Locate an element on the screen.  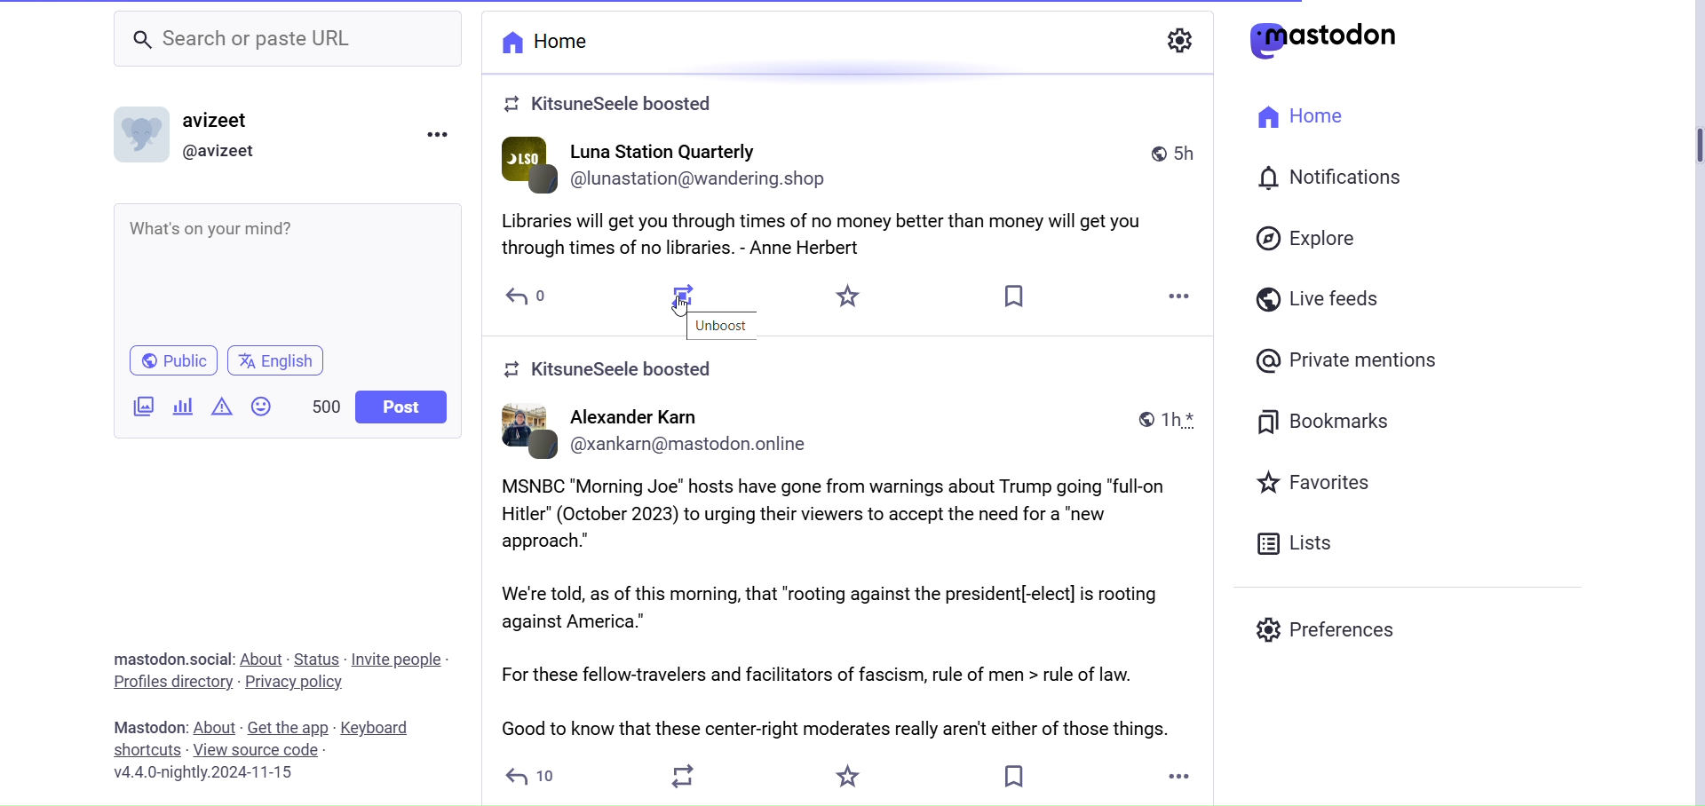
English is located at coordinates (279, 358).